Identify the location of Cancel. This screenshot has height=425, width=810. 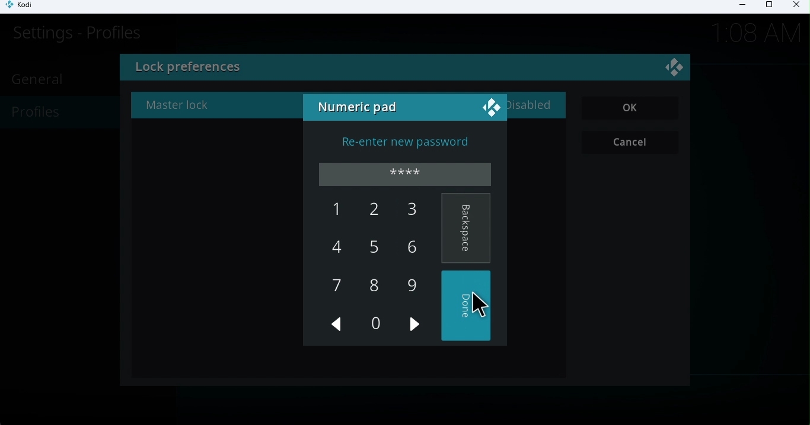
(632, 143).